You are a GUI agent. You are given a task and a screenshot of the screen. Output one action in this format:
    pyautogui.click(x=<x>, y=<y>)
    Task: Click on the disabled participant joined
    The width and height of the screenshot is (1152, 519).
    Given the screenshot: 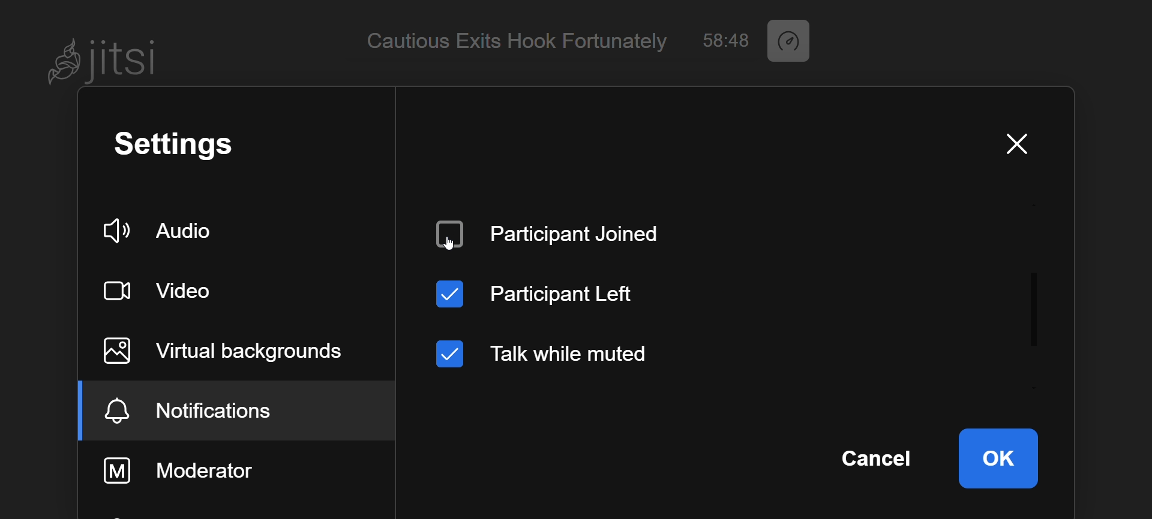 What is the action you would take?
    pyautogui.click(x=557, y=234)
    